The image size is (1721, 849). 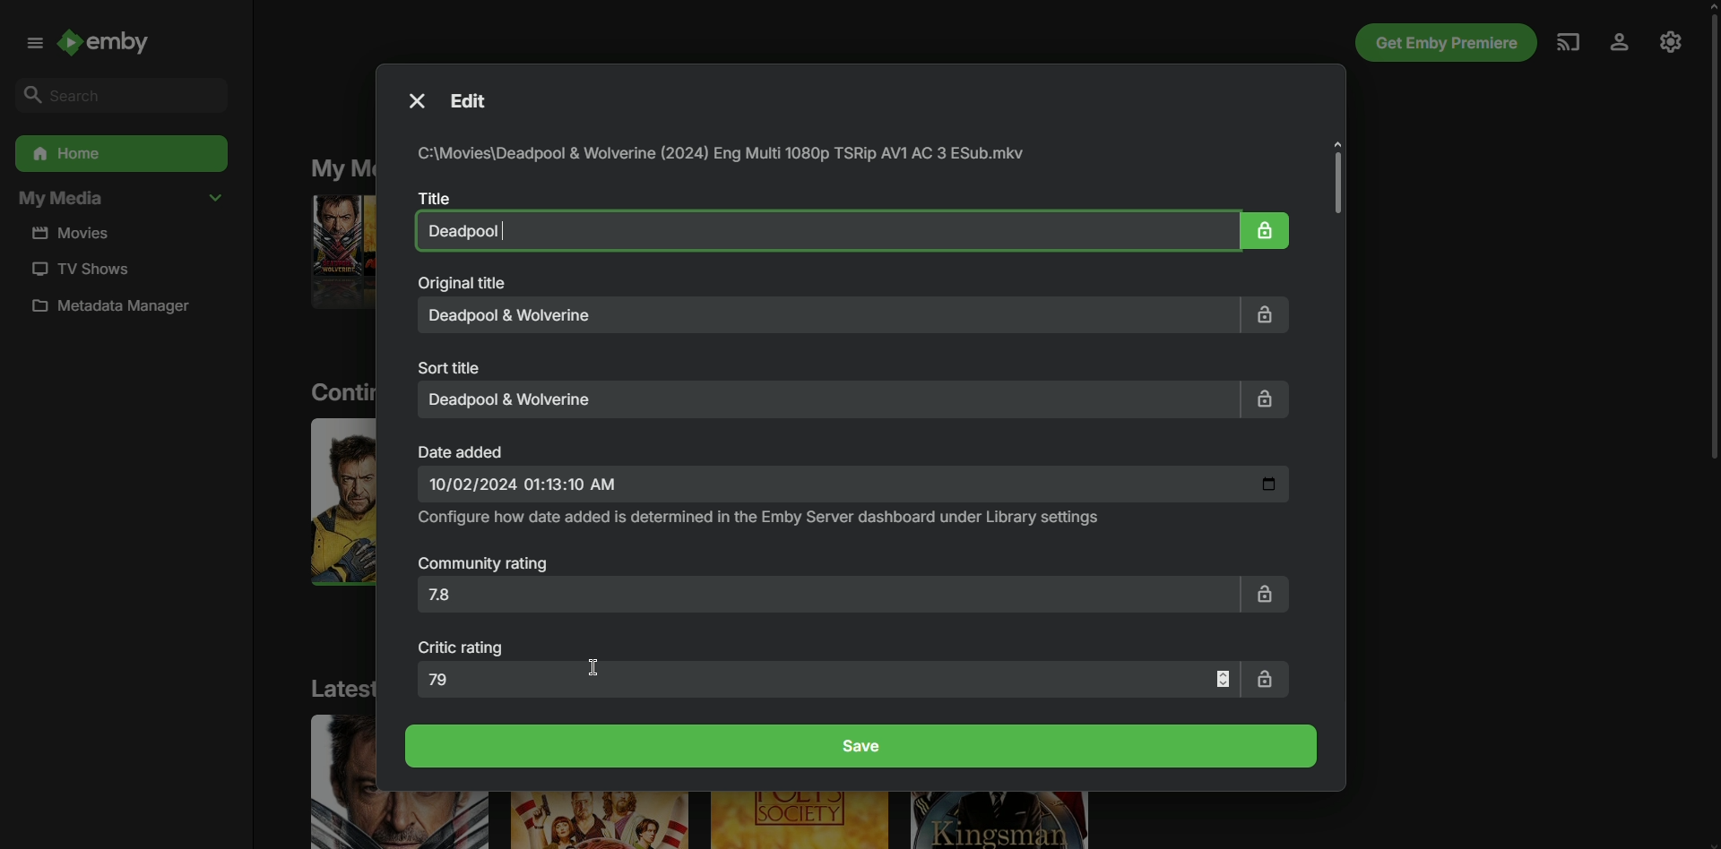 What do you see at coordinates (414, 100) in the screenshot?
I see `Close` at bounding box center [414, 100].